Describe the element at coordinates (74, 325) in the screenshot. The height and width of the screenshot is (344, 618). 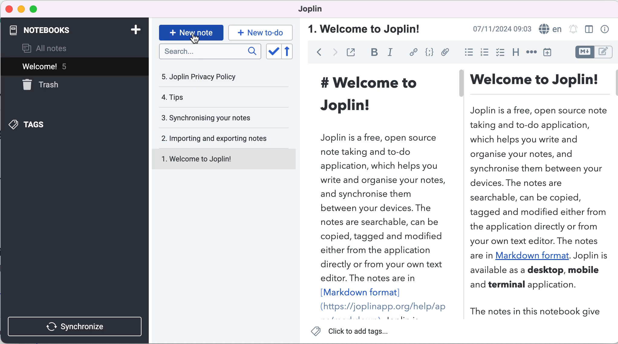
I see `synchronize` at that location.